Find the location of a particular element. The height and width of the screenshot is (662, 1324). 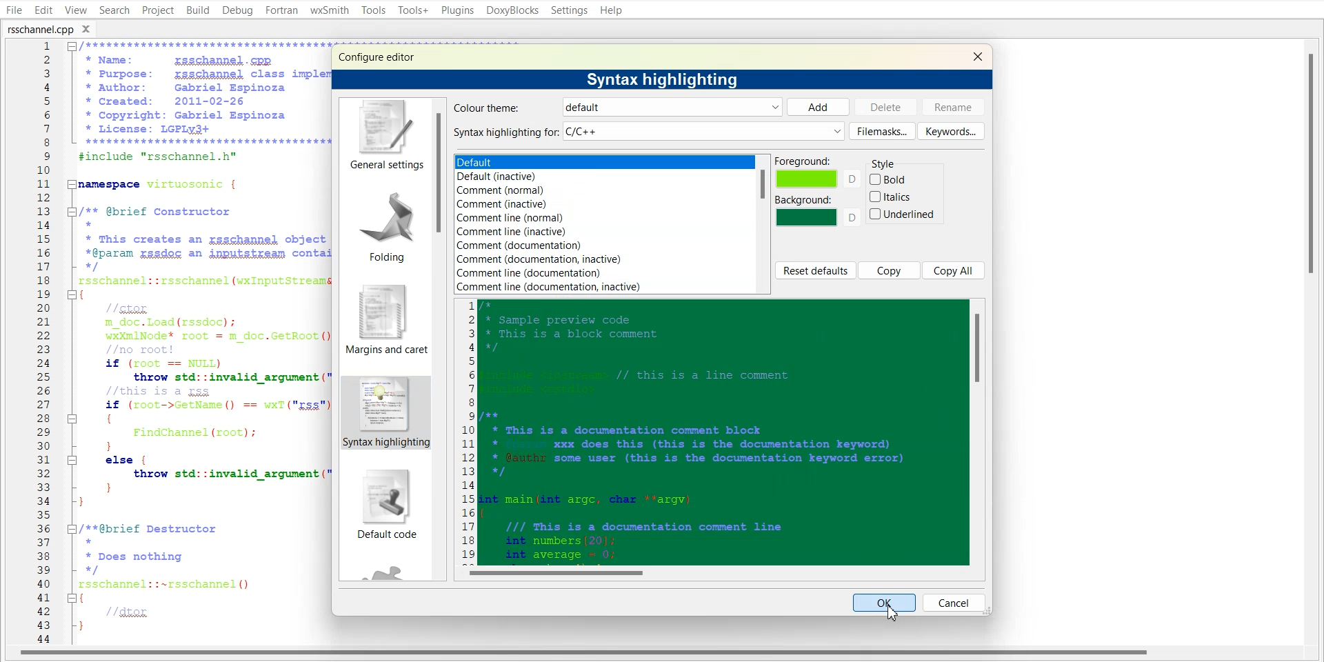

wxSmith is located at coordinates (329, 10).